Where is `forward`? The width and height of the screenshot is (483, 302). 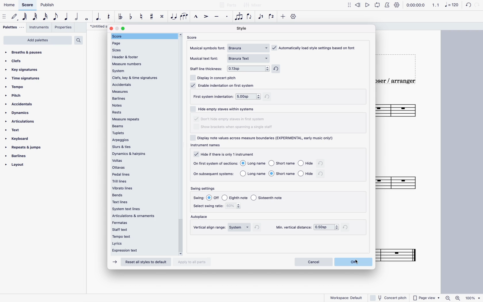 forward is located at coordinates (114, 262).